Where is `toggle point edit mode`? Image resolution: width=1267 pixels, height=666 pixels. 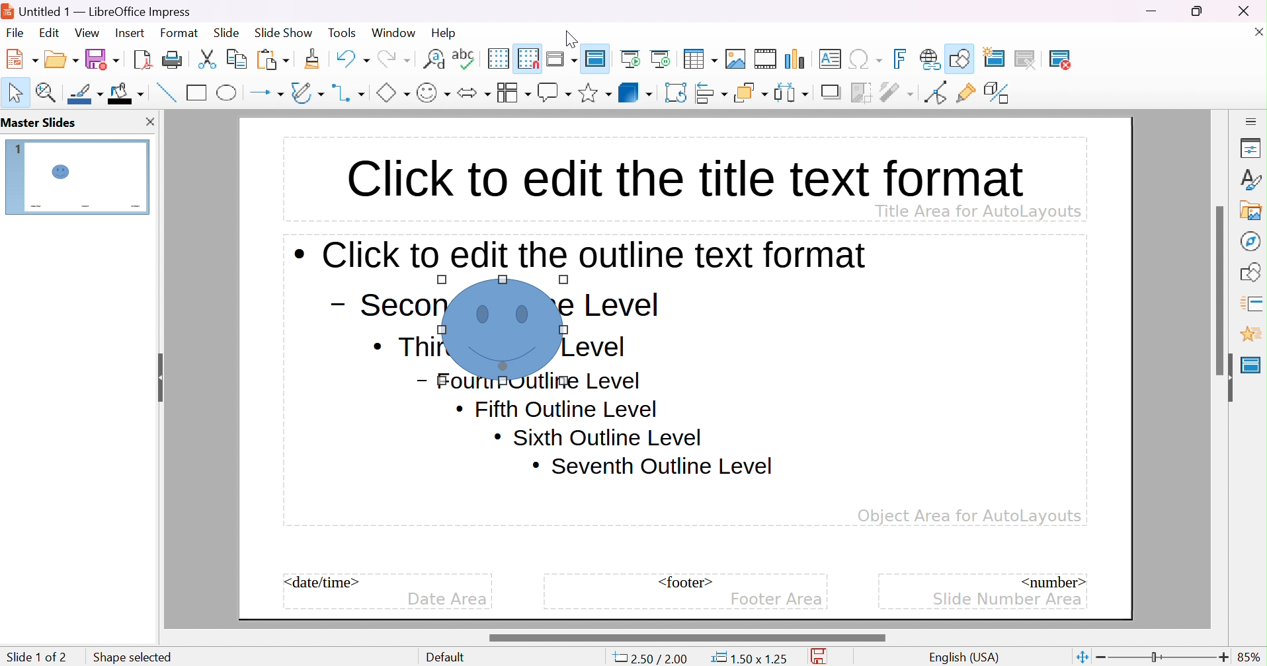 toggle point edit mode is located at coordinates (934, 92).